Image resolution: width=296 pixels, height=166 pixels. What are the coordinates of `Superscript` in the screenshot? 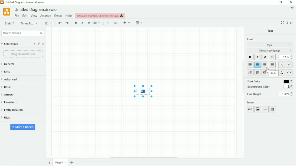 It's located at (289, 65).